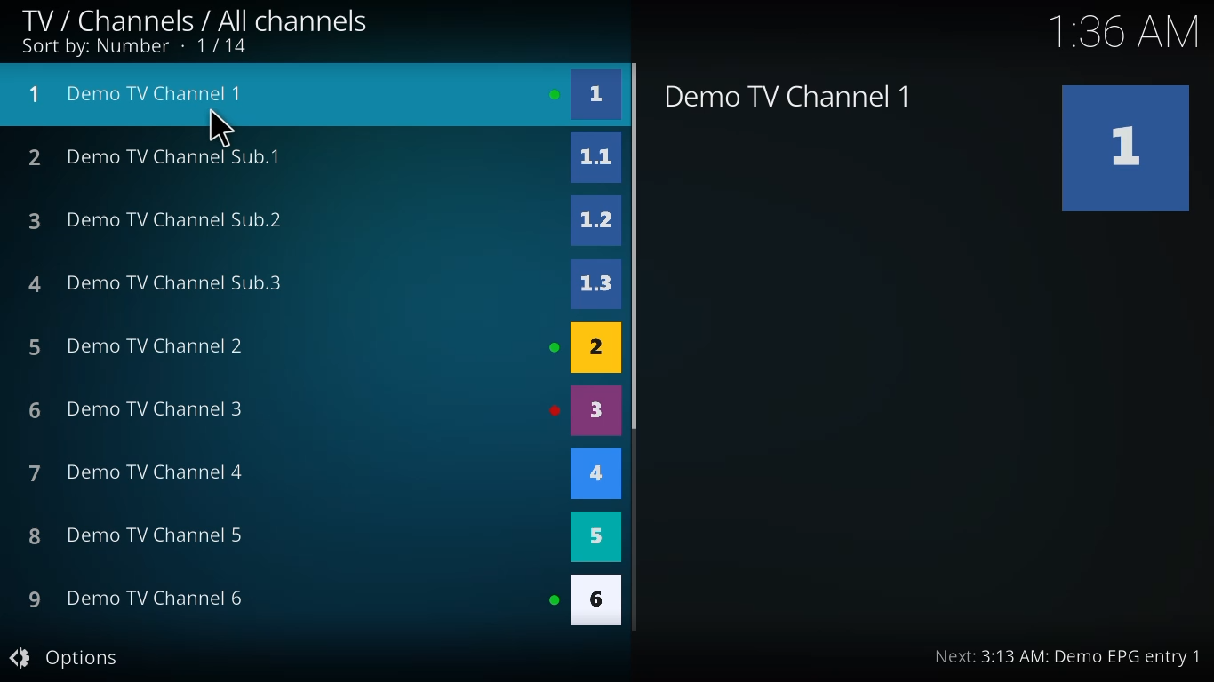 The height and width of the screenshot is (682, 1214). Describe the element at coordinates (635, 244) in the screenshot. I see `scroll bar` at that location.